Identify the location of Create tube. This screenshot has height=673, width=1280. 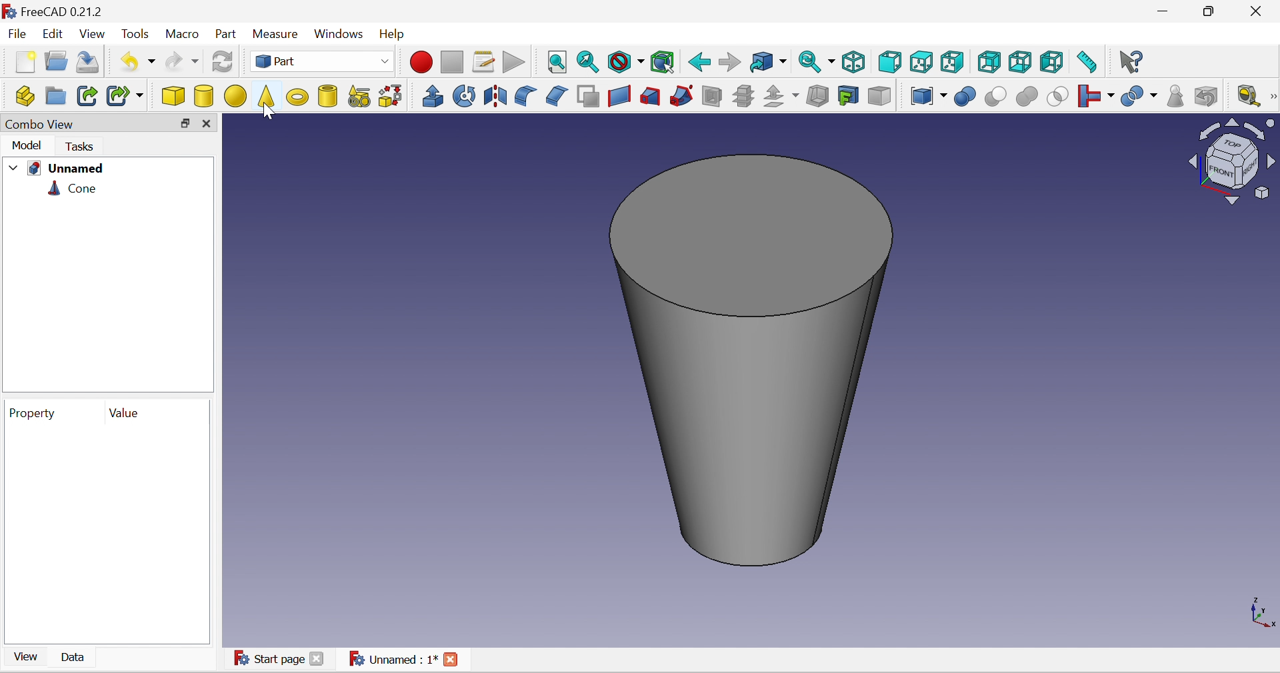
(329, 97).